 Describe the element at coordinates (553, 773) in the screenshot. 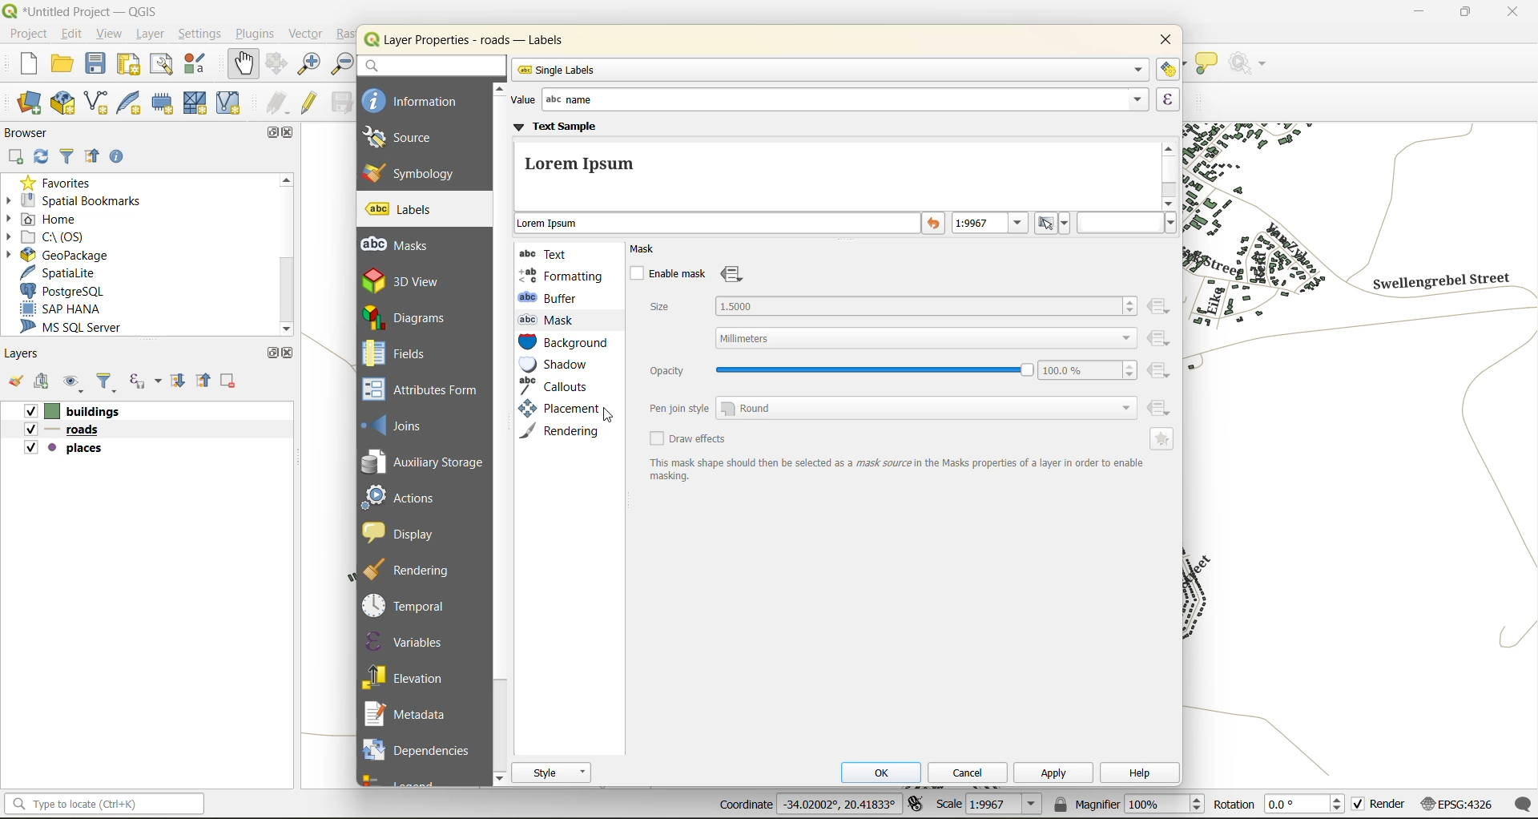

I see `style` at that location.